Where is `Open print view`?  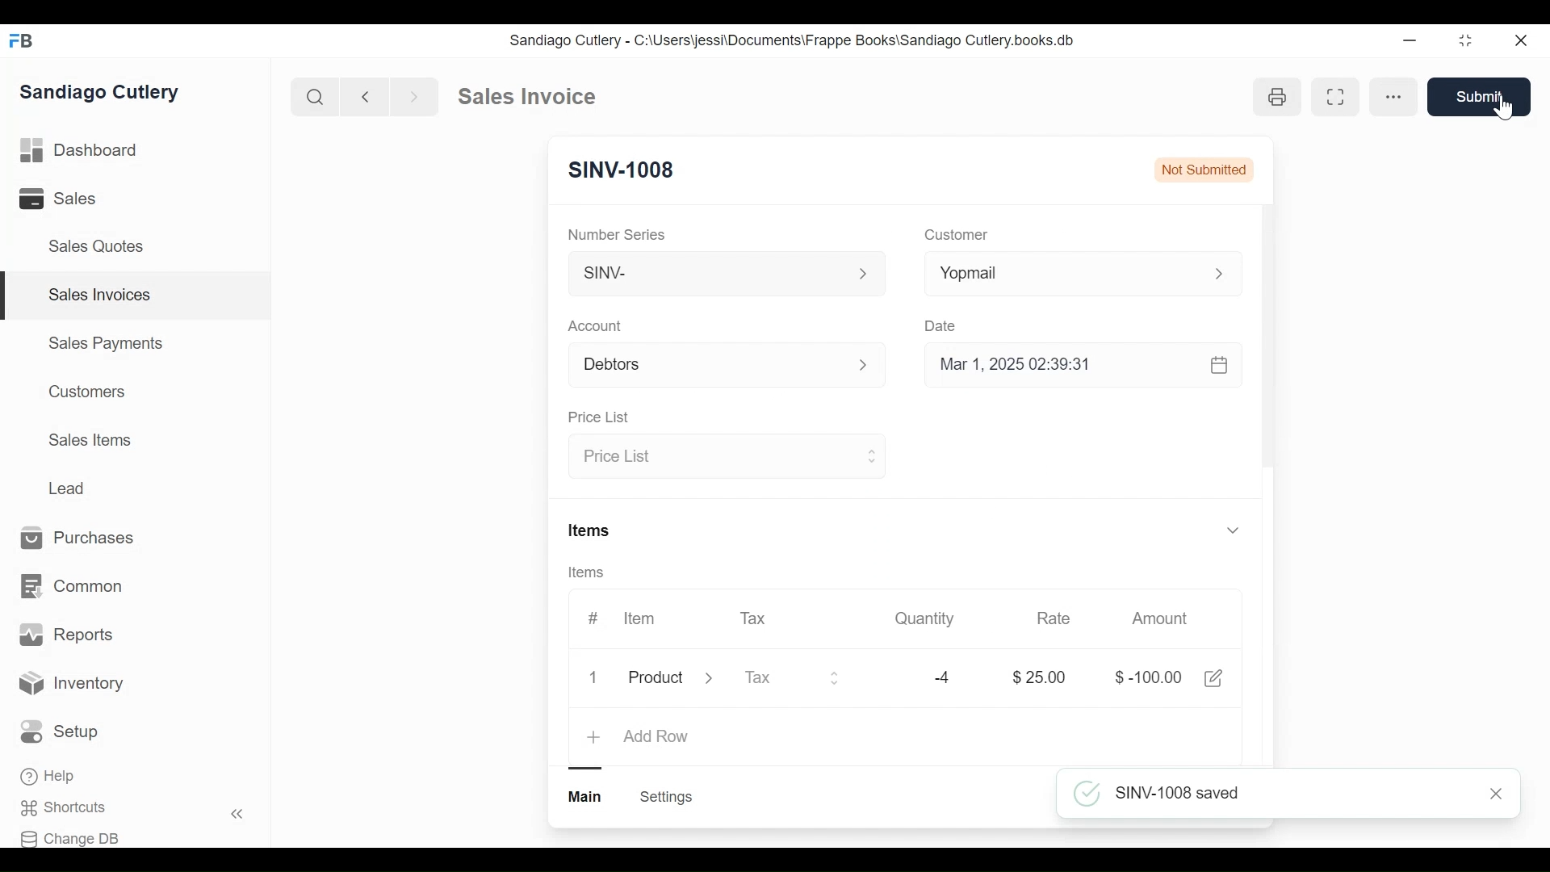
Open print view is located at coordinates (1280, 97).